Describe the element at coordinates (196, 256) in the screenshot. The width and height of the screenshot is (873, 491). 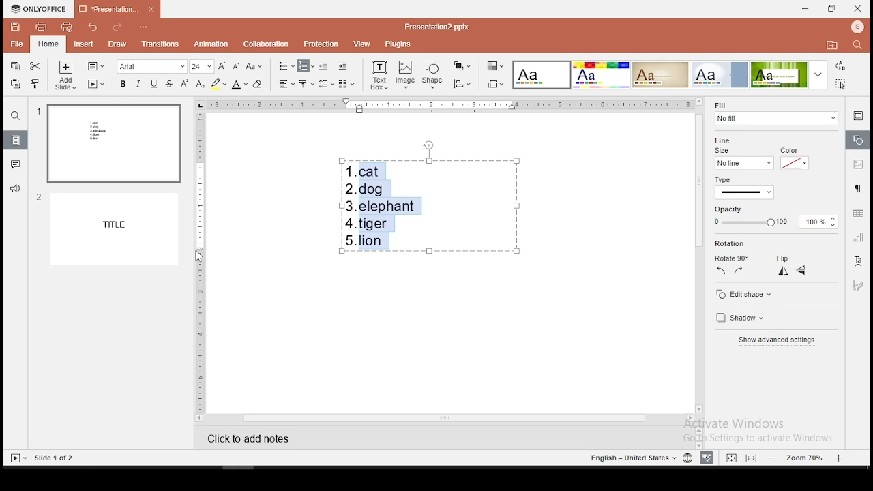
I see `mouse pointer` at that location.